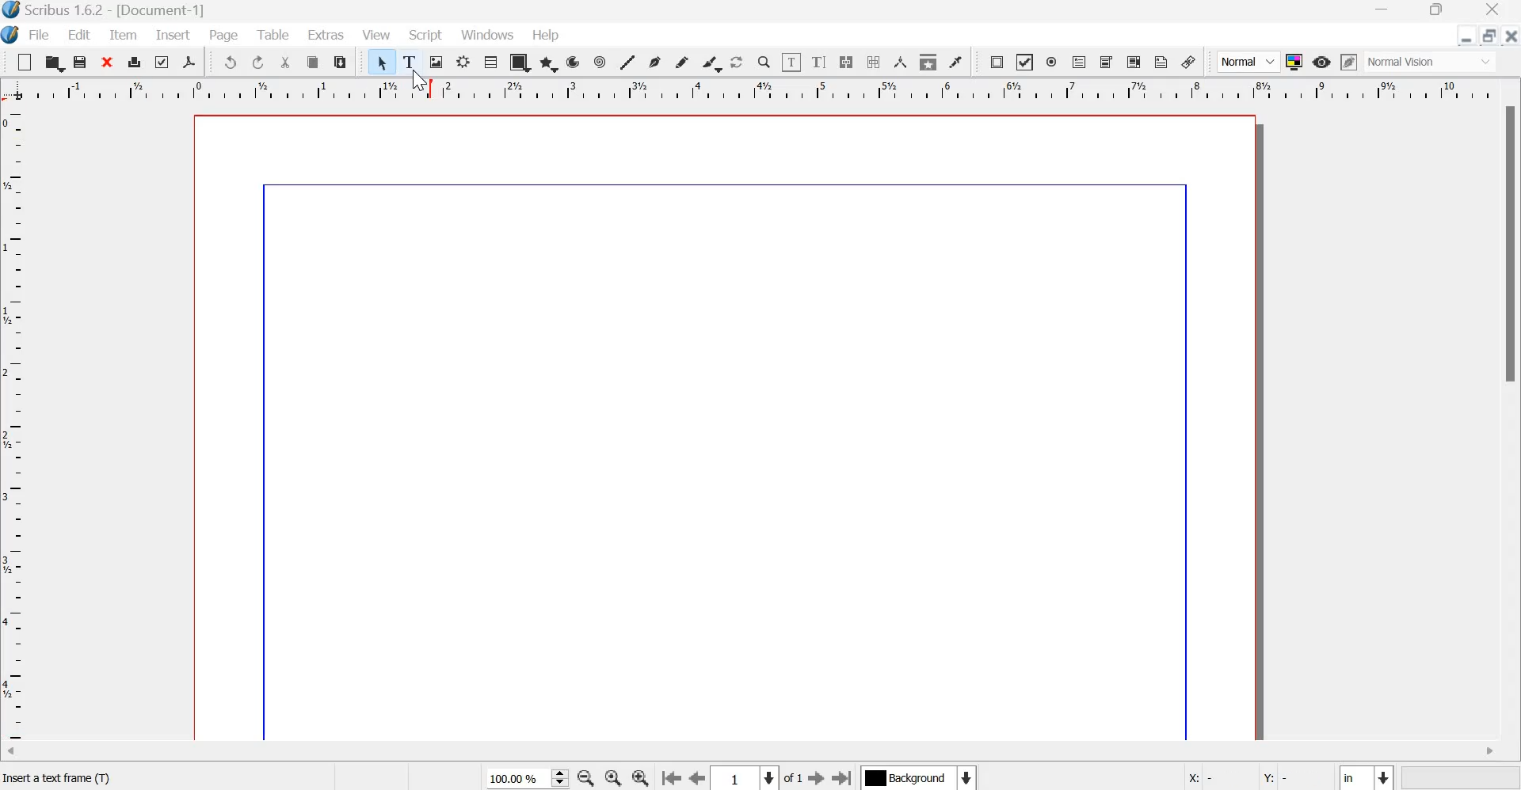  Describe the element at coordinates (463, 62) in the screenshot. I see `render frame` at that location.